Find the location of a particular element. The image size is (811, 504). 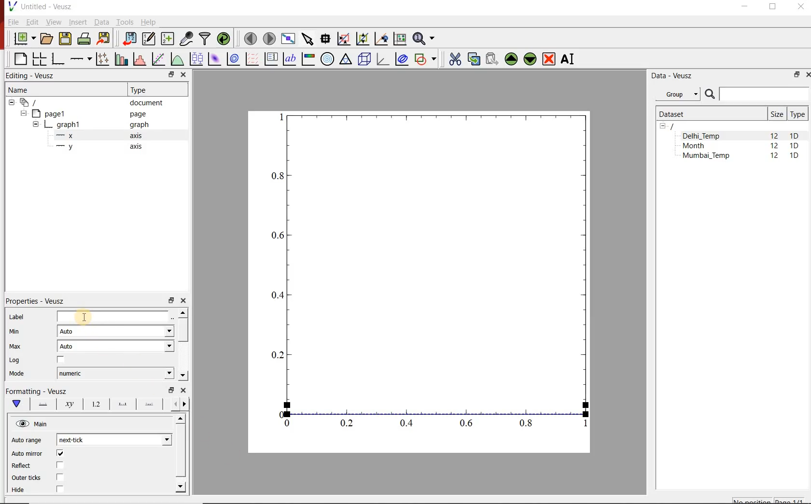

CLOSE is located at coordinates (799, 6).